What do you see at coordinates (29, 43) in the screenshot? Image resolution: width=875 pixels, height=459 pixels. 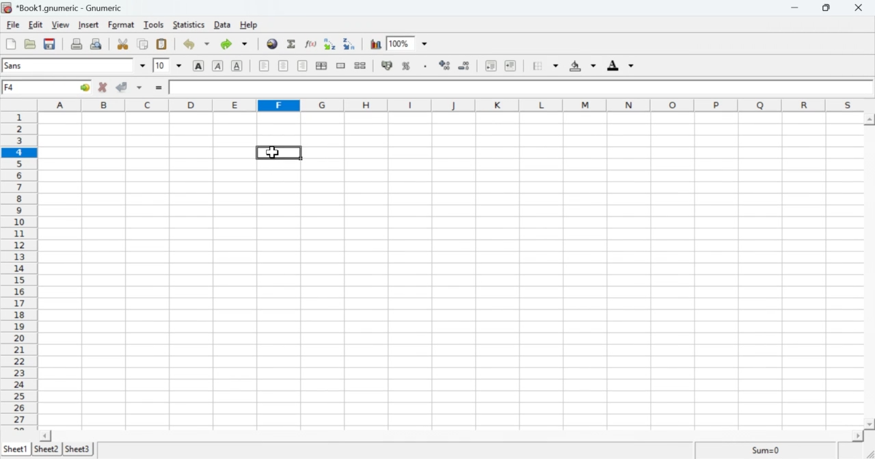 I see `Open file` at bounding box center [29, 43].